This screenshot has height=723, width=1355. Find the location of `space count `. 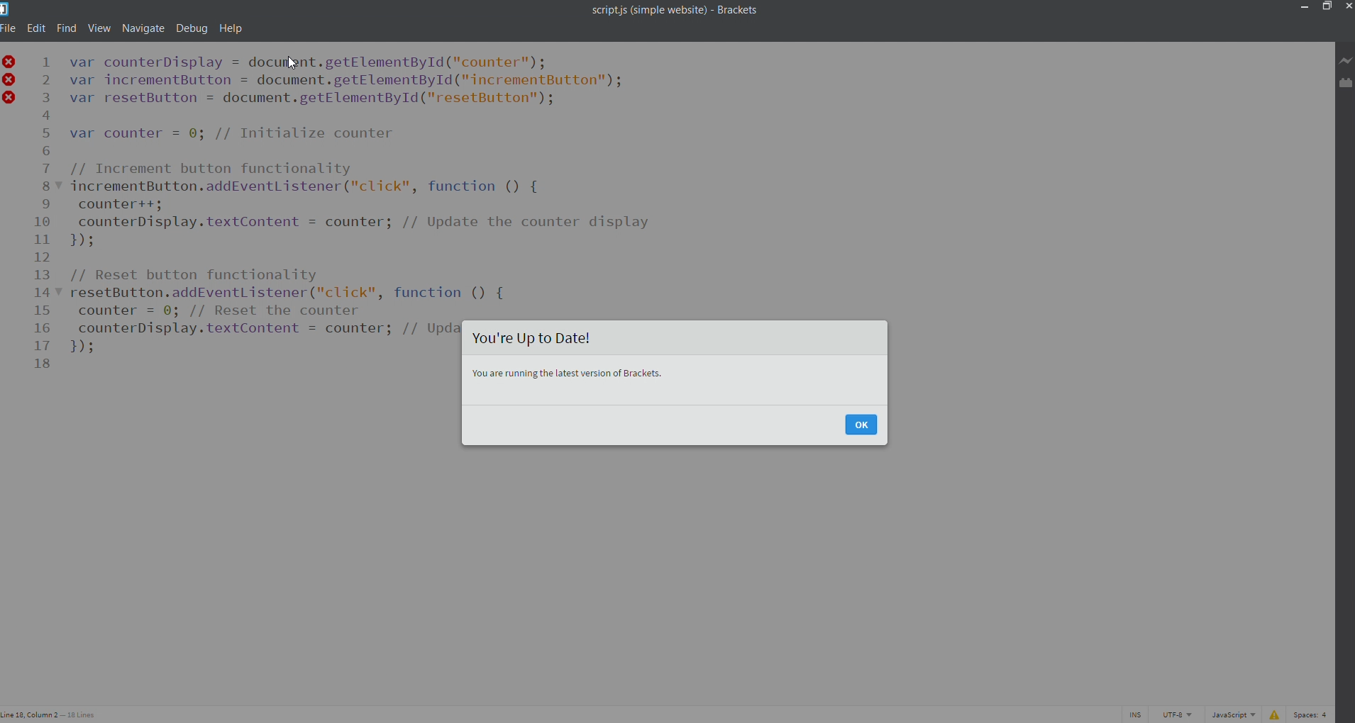

space count  is located at coordinates (1312, 715).